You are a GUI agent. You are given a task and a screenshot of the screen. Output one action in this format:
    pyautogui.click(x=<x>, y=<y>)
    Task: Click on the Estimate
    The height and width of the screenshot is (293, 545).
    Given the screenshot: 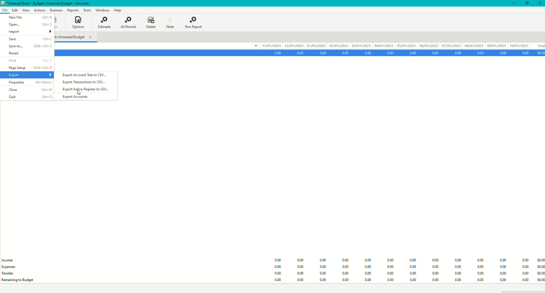 What is the action you would take?
    pyautogui.click(x=106, y=23)
    